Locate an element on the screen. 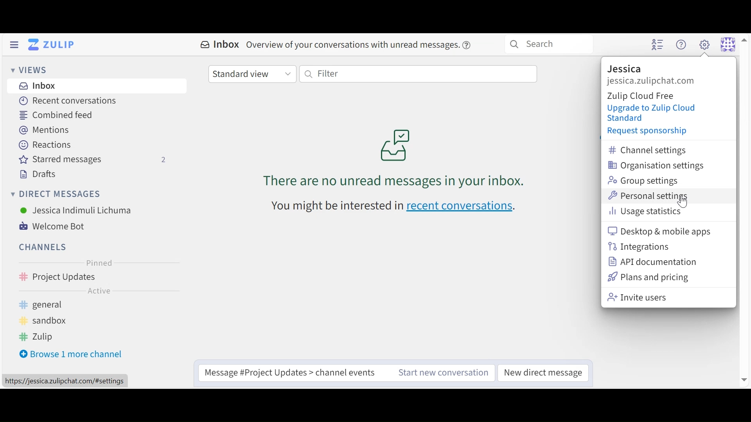 The height and width of the screenshot is (422, 751). unread messages is located at coordinates (394, 159).